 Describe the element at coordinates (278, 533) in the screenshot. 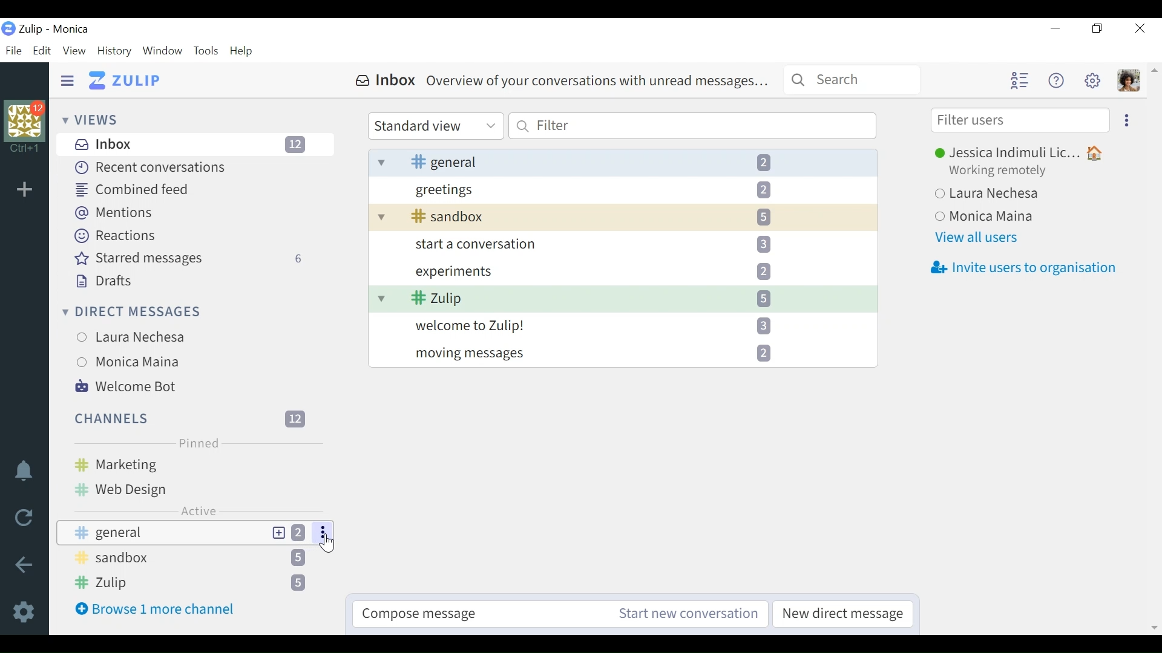

I see `New topic` at that location.